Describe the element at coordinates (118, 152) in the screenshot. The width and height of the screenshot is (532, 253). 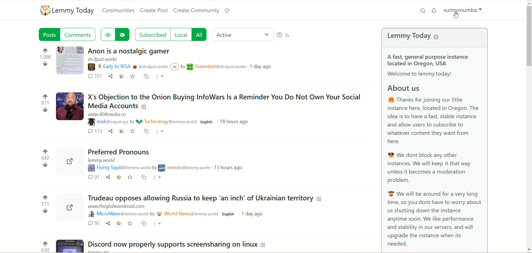
I see `Post on "Preferred Pronouns"` at that location.